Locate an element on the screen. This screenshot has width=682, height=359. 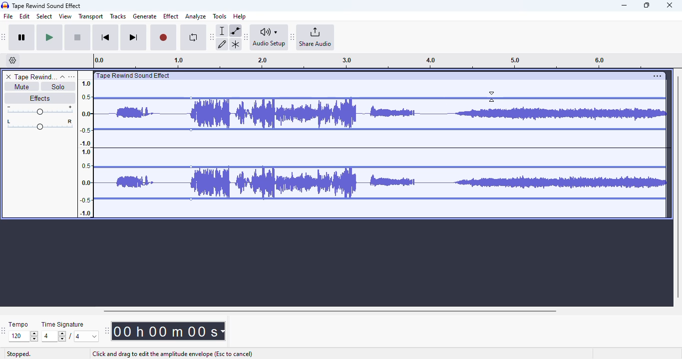
solo is located at coordinates (58, 86).